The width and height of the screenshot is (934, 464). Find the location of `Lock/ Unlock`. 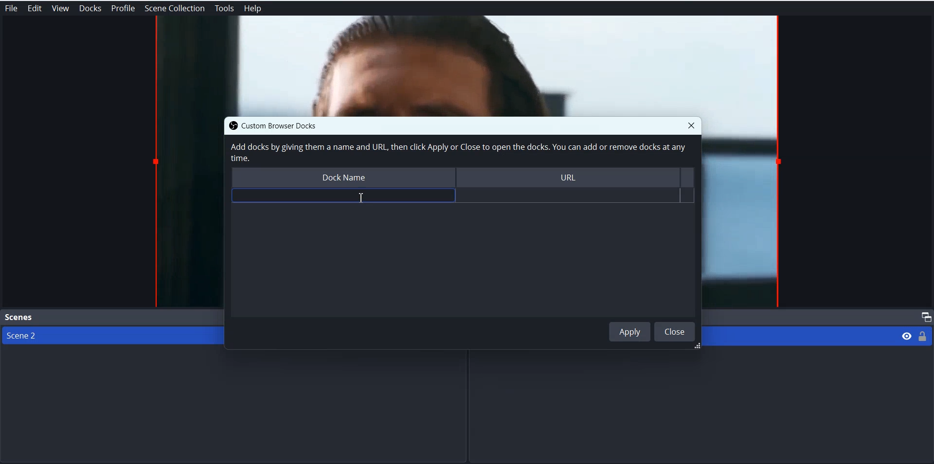

Lock/ Unlock is located at coordinates (923, 336).